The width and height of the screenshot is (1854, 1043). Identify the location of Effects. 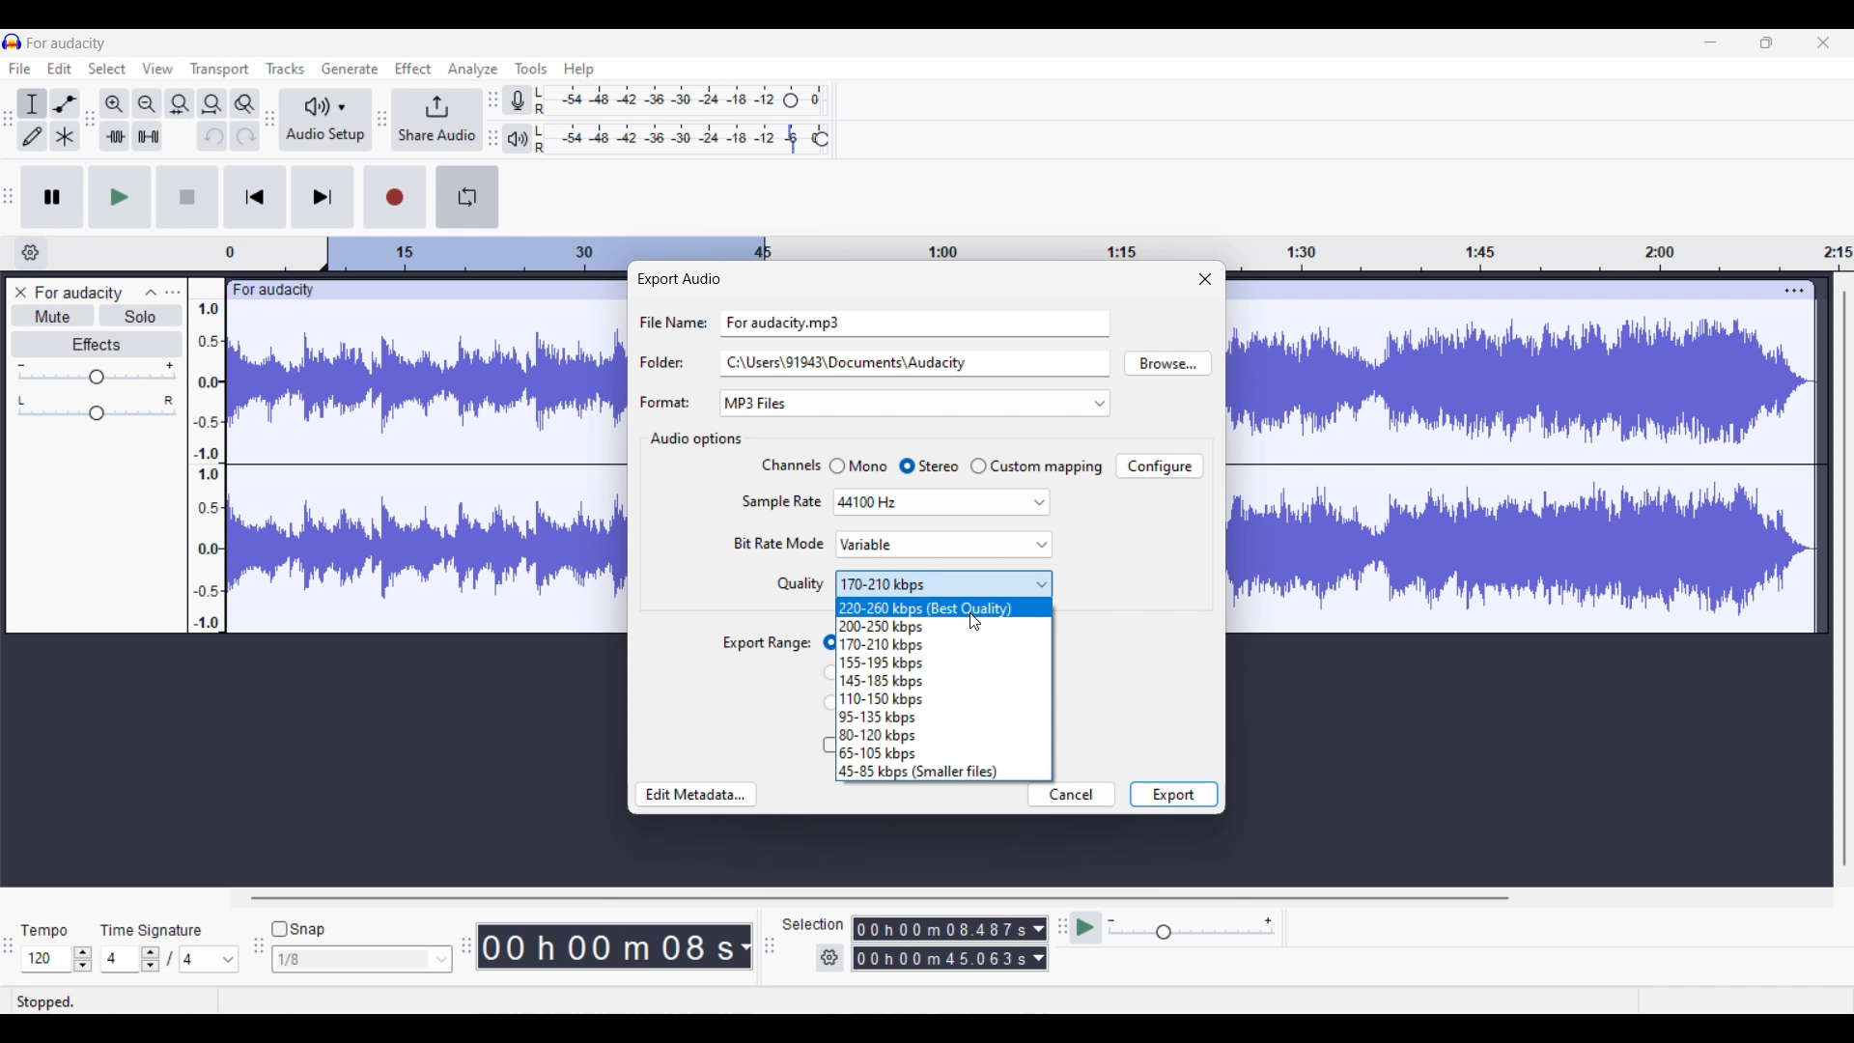
(98, 345).